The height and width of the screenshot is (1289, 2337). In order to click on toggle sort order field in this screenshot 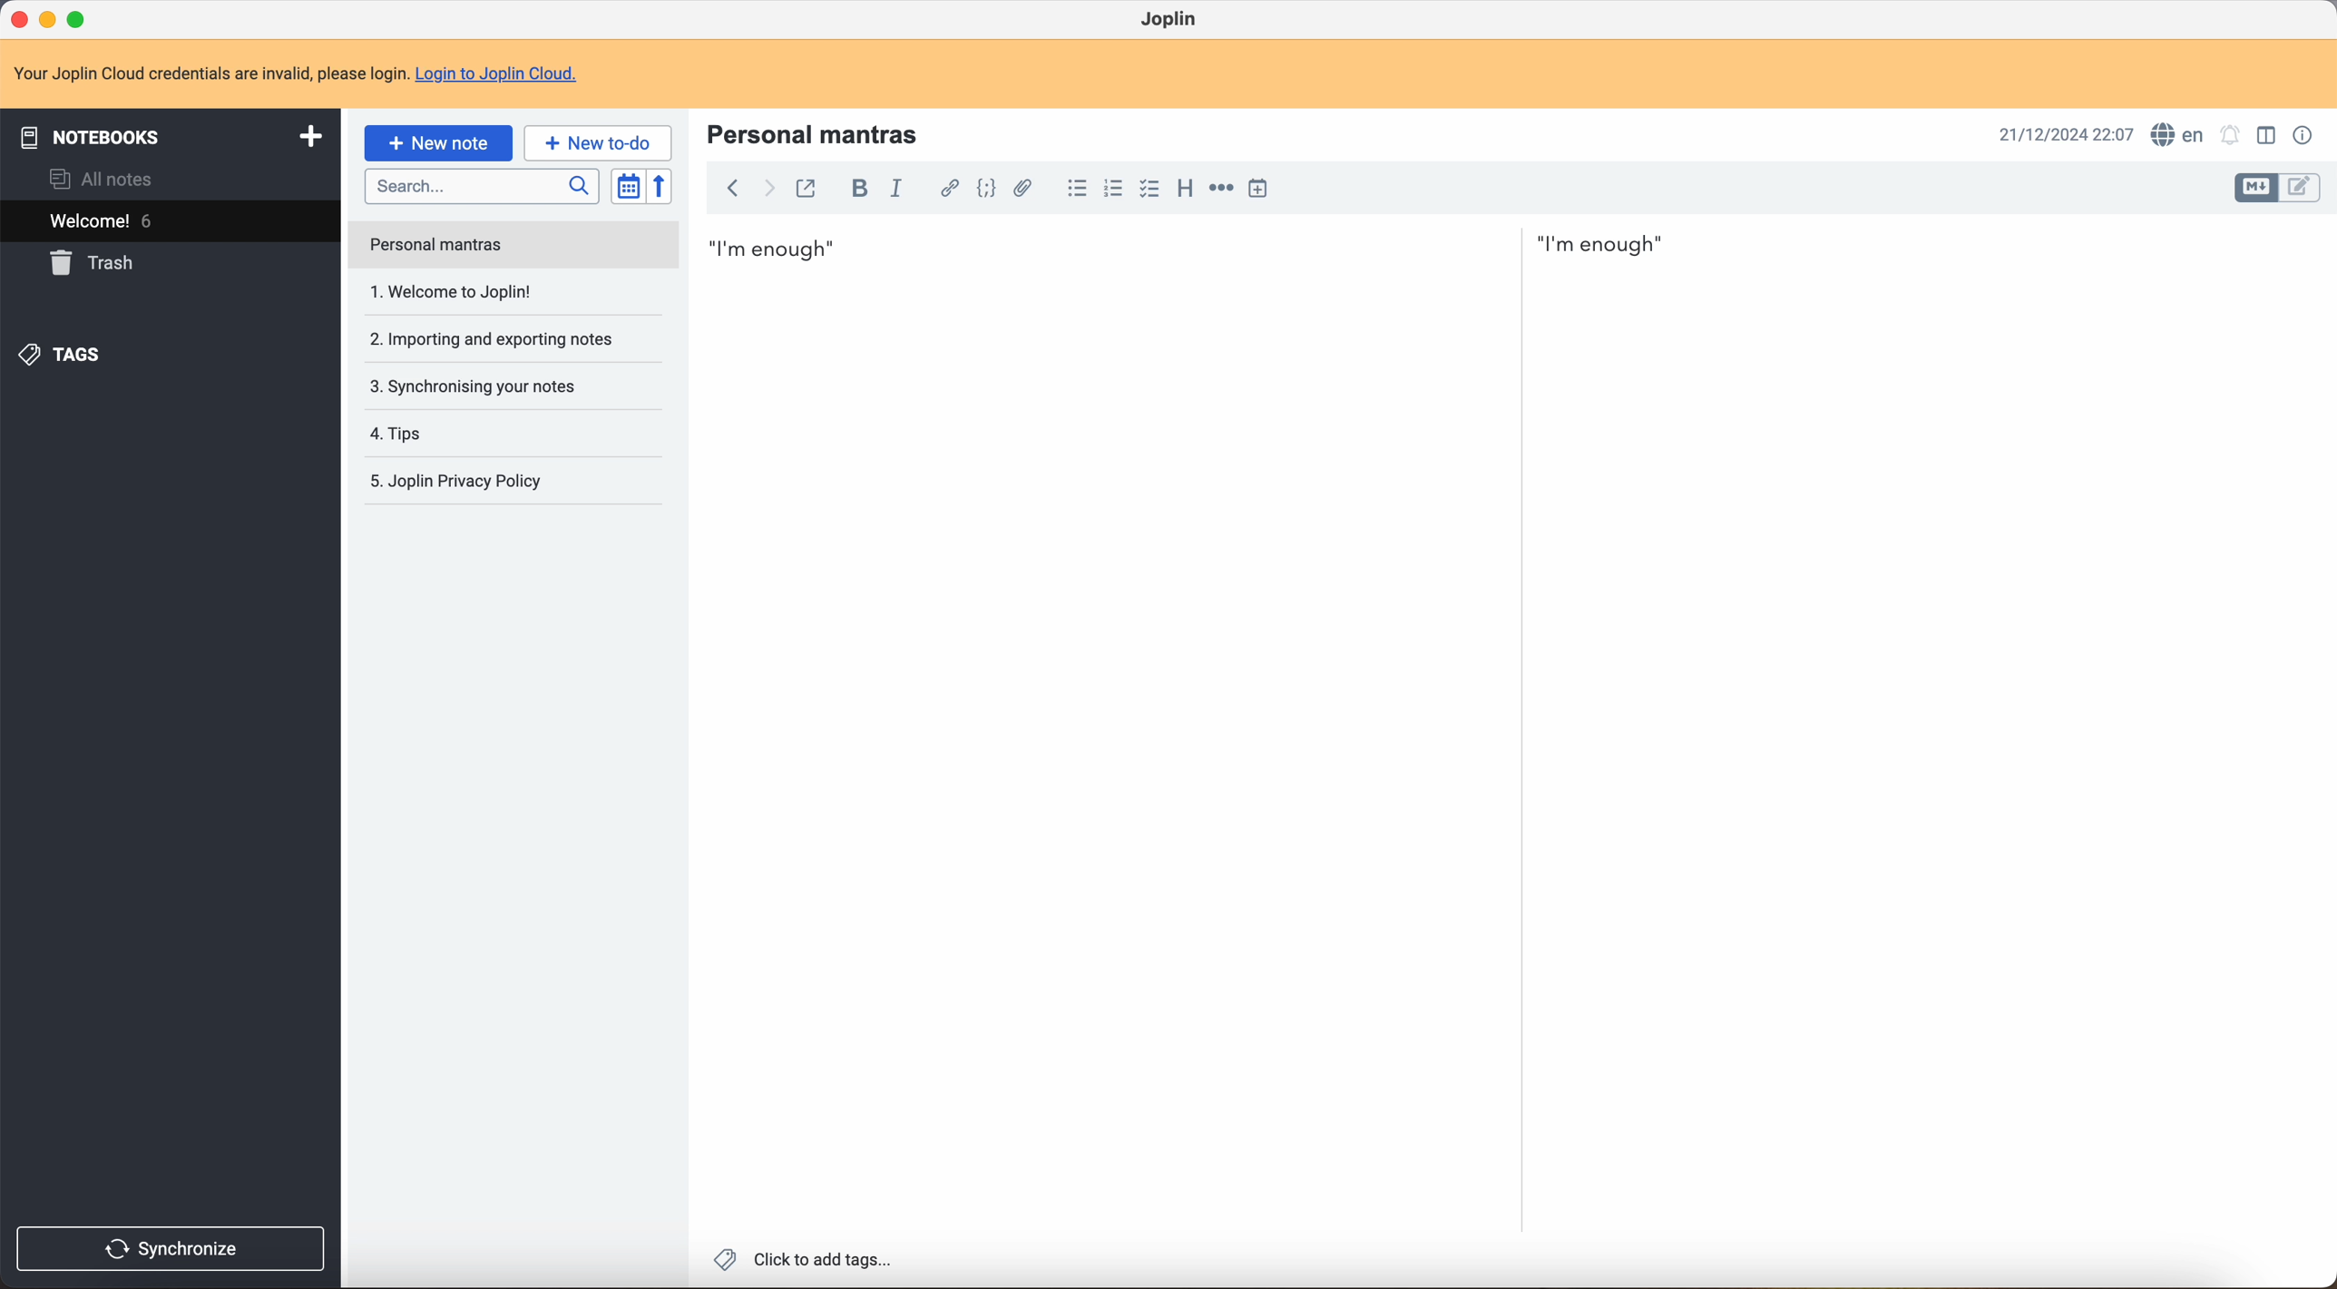, I will do `click(628, 185)`.